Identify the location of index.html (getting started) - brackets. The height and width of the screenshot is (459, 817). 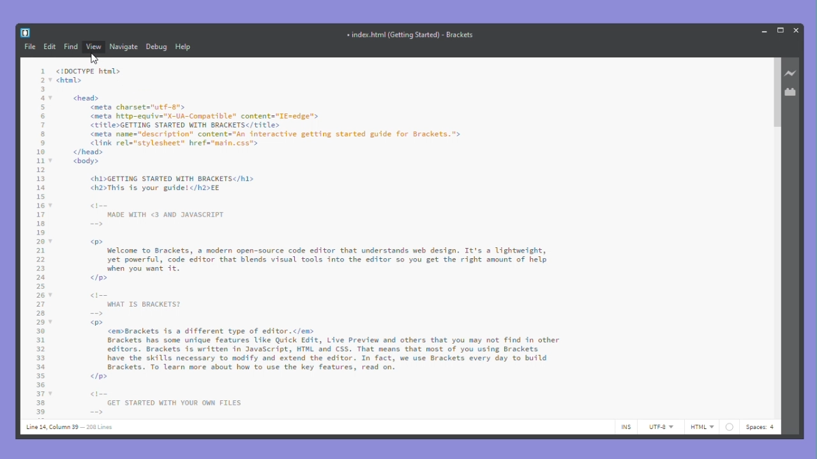
(415, 35).